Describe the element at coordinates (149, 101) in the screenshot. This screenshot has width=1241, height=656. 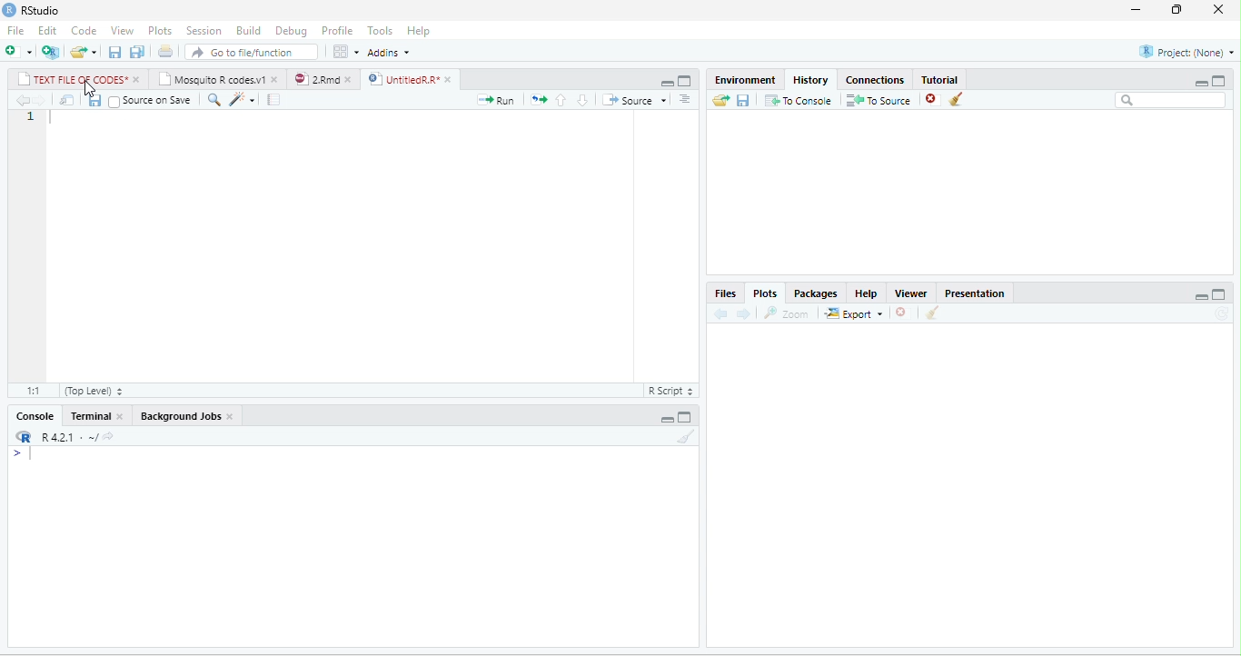
I see `Source on Save` at that location.